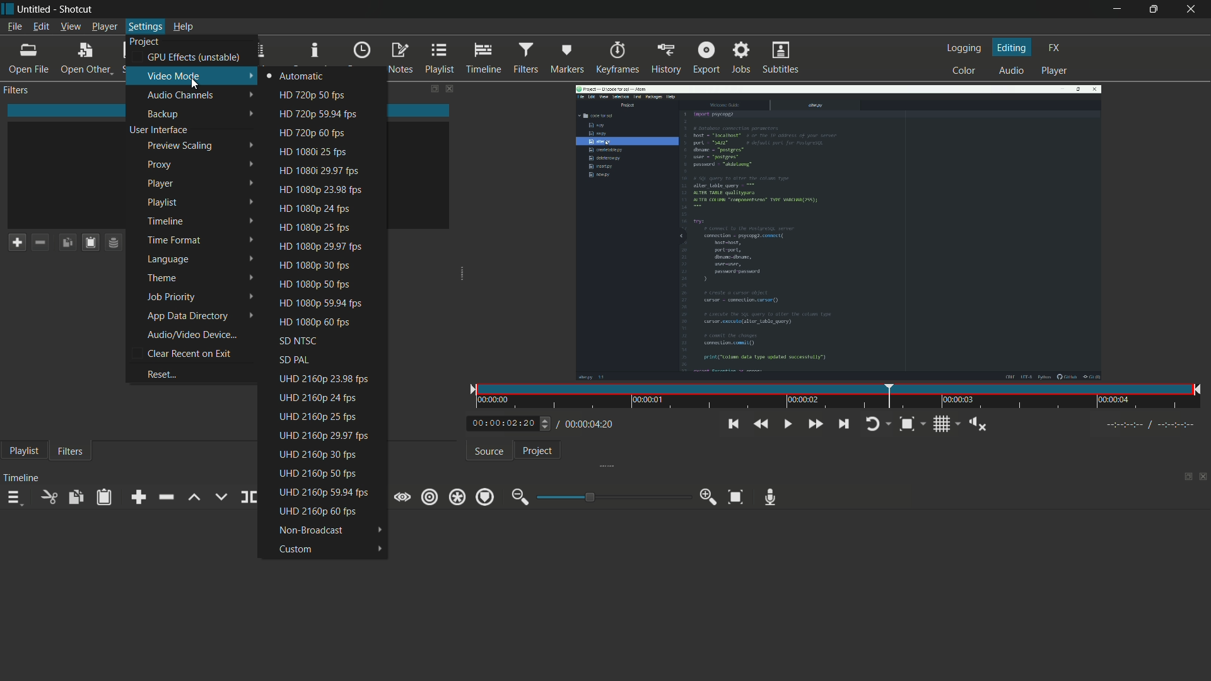 Image resolution: width=1211 pixels, height=681 pixels. I want to click on playlist, so click(440, 58).